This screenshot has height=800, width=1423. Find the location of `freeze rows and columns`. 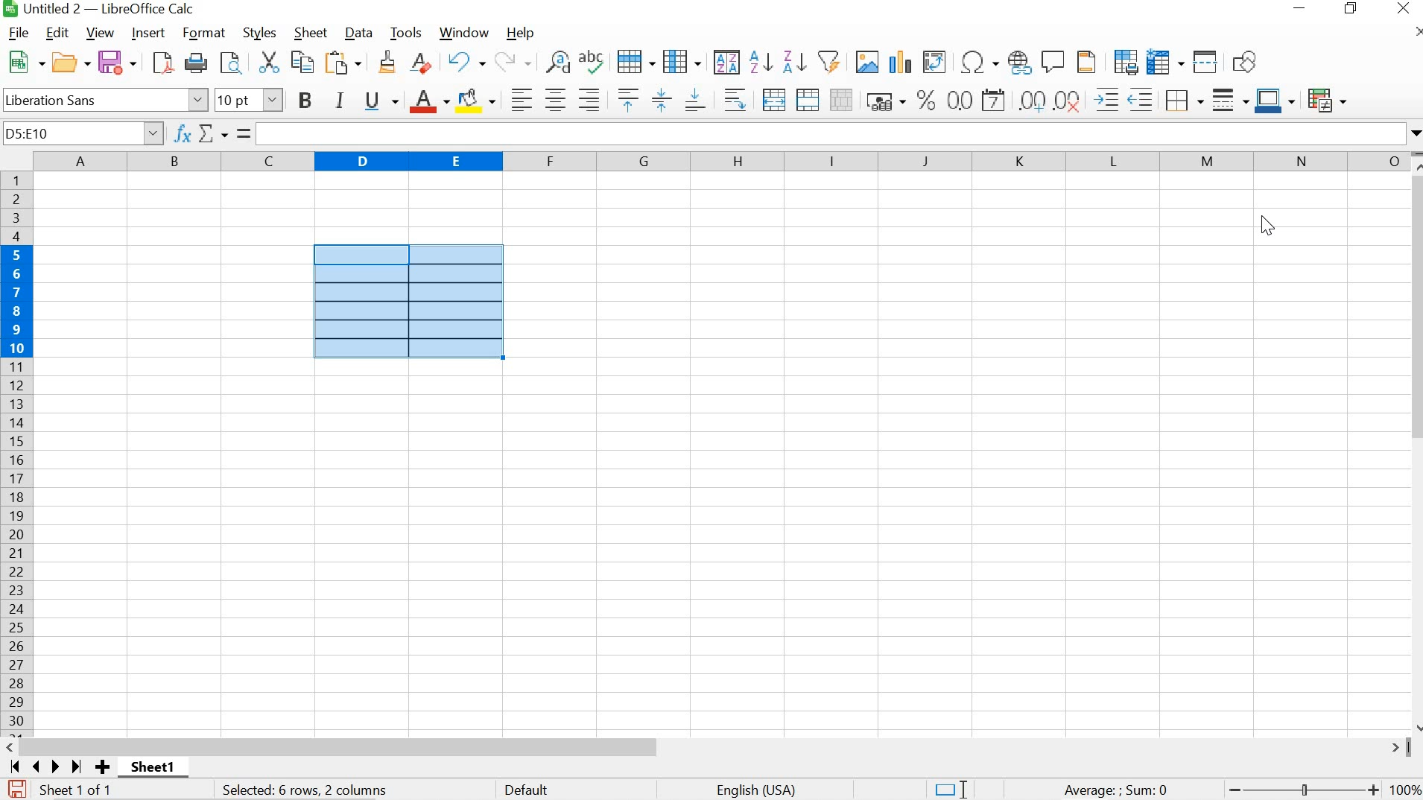

freeze rows and columns is located at coordinates (1167, 61).